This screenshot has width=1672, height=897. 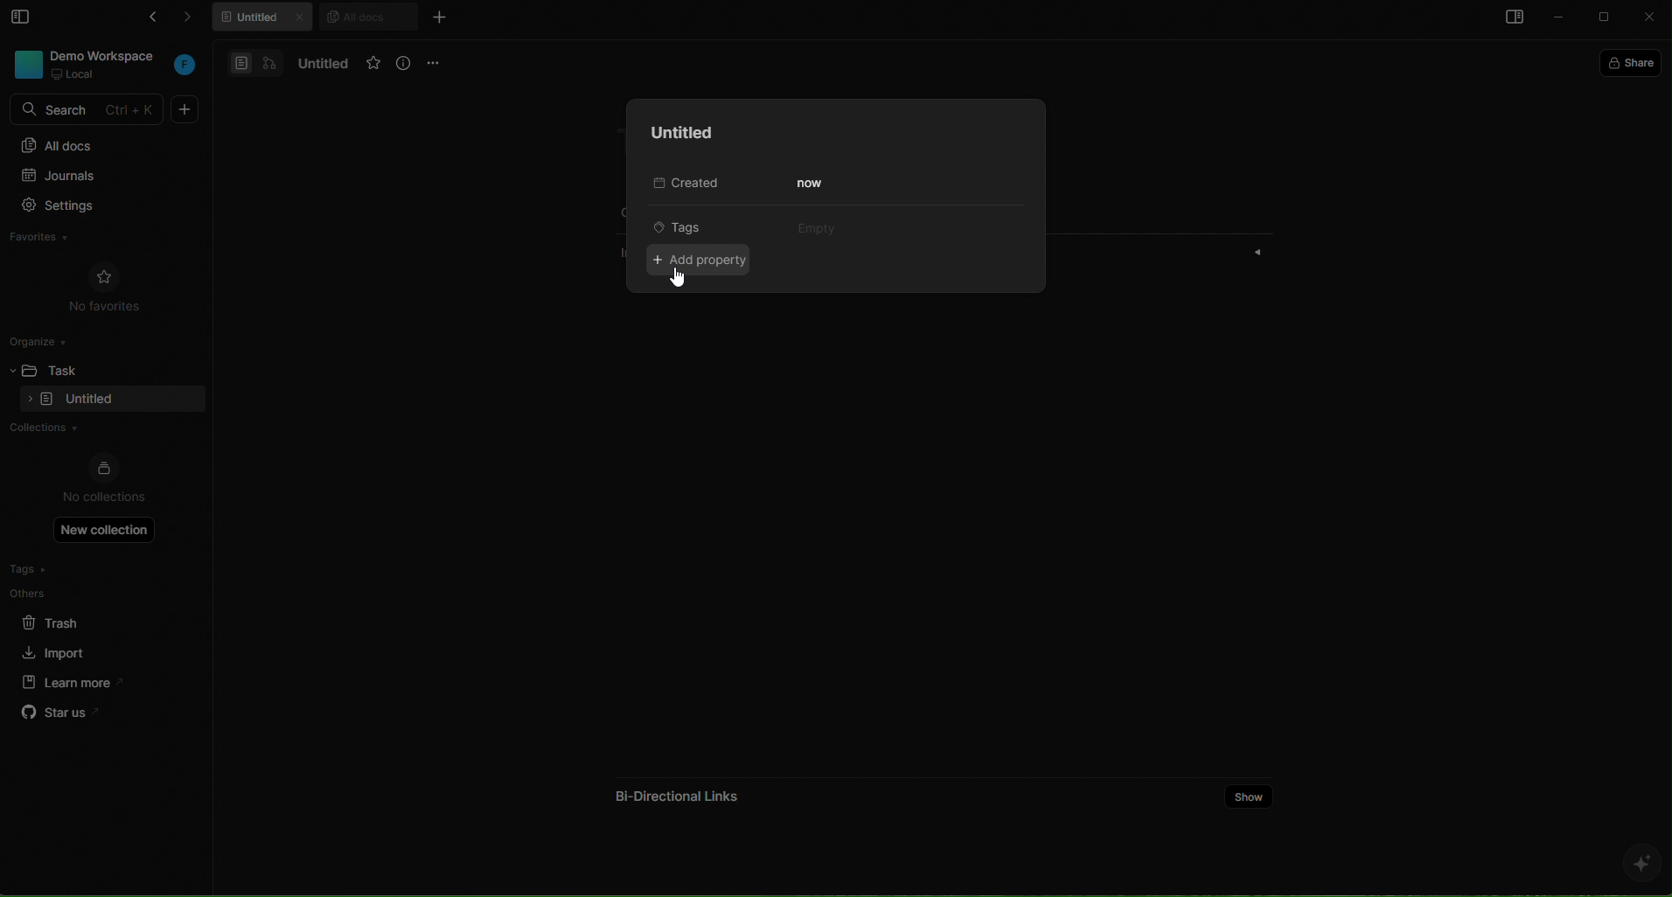 What do you see at coordinates (812, 184) in the screenshot?
I see `now` at bounding box center [812, 184].